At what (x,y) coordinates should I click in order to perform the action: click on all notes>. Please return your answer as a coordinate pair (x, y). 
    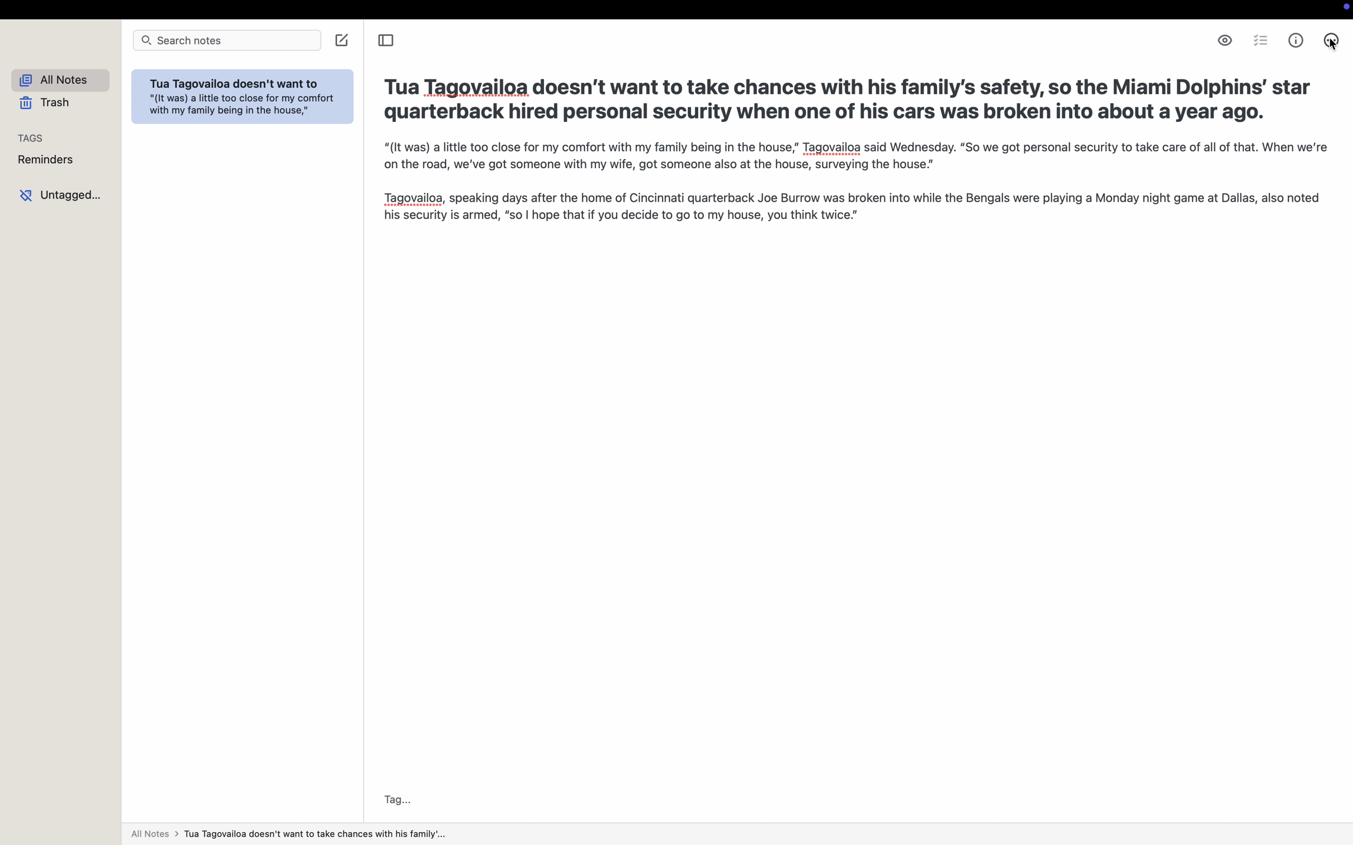
    Looking at the image, I should click on (290, 836).